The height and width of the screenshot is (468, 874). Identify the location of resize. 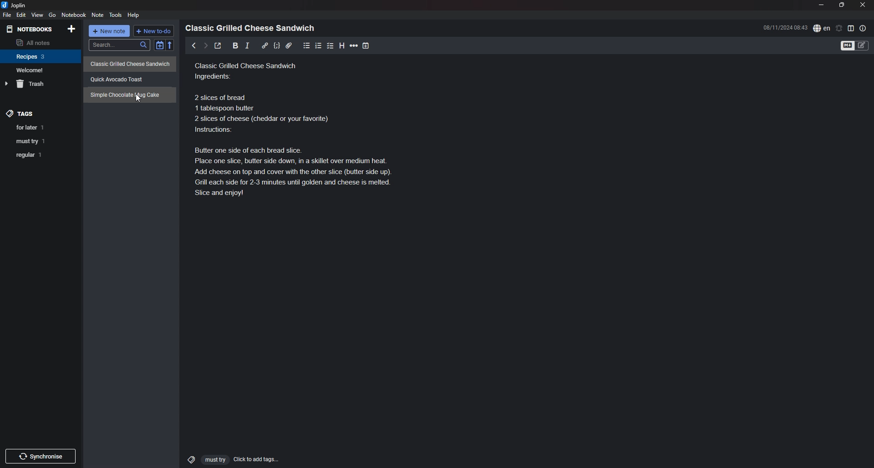
(842, 5).